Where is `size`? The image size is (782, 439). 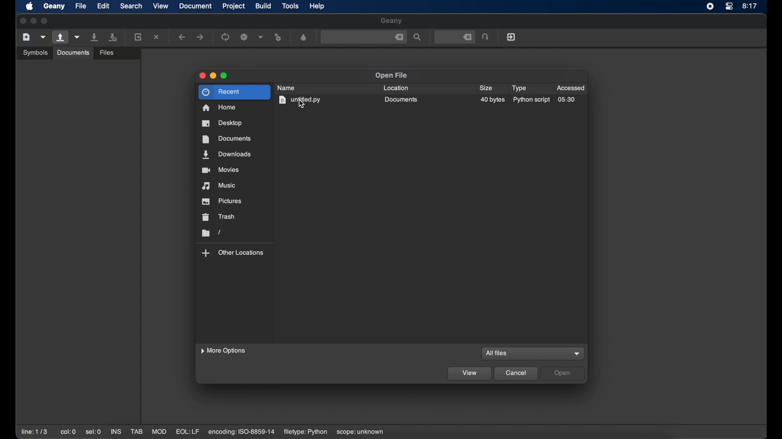
size is located at coordinates (486, 88).